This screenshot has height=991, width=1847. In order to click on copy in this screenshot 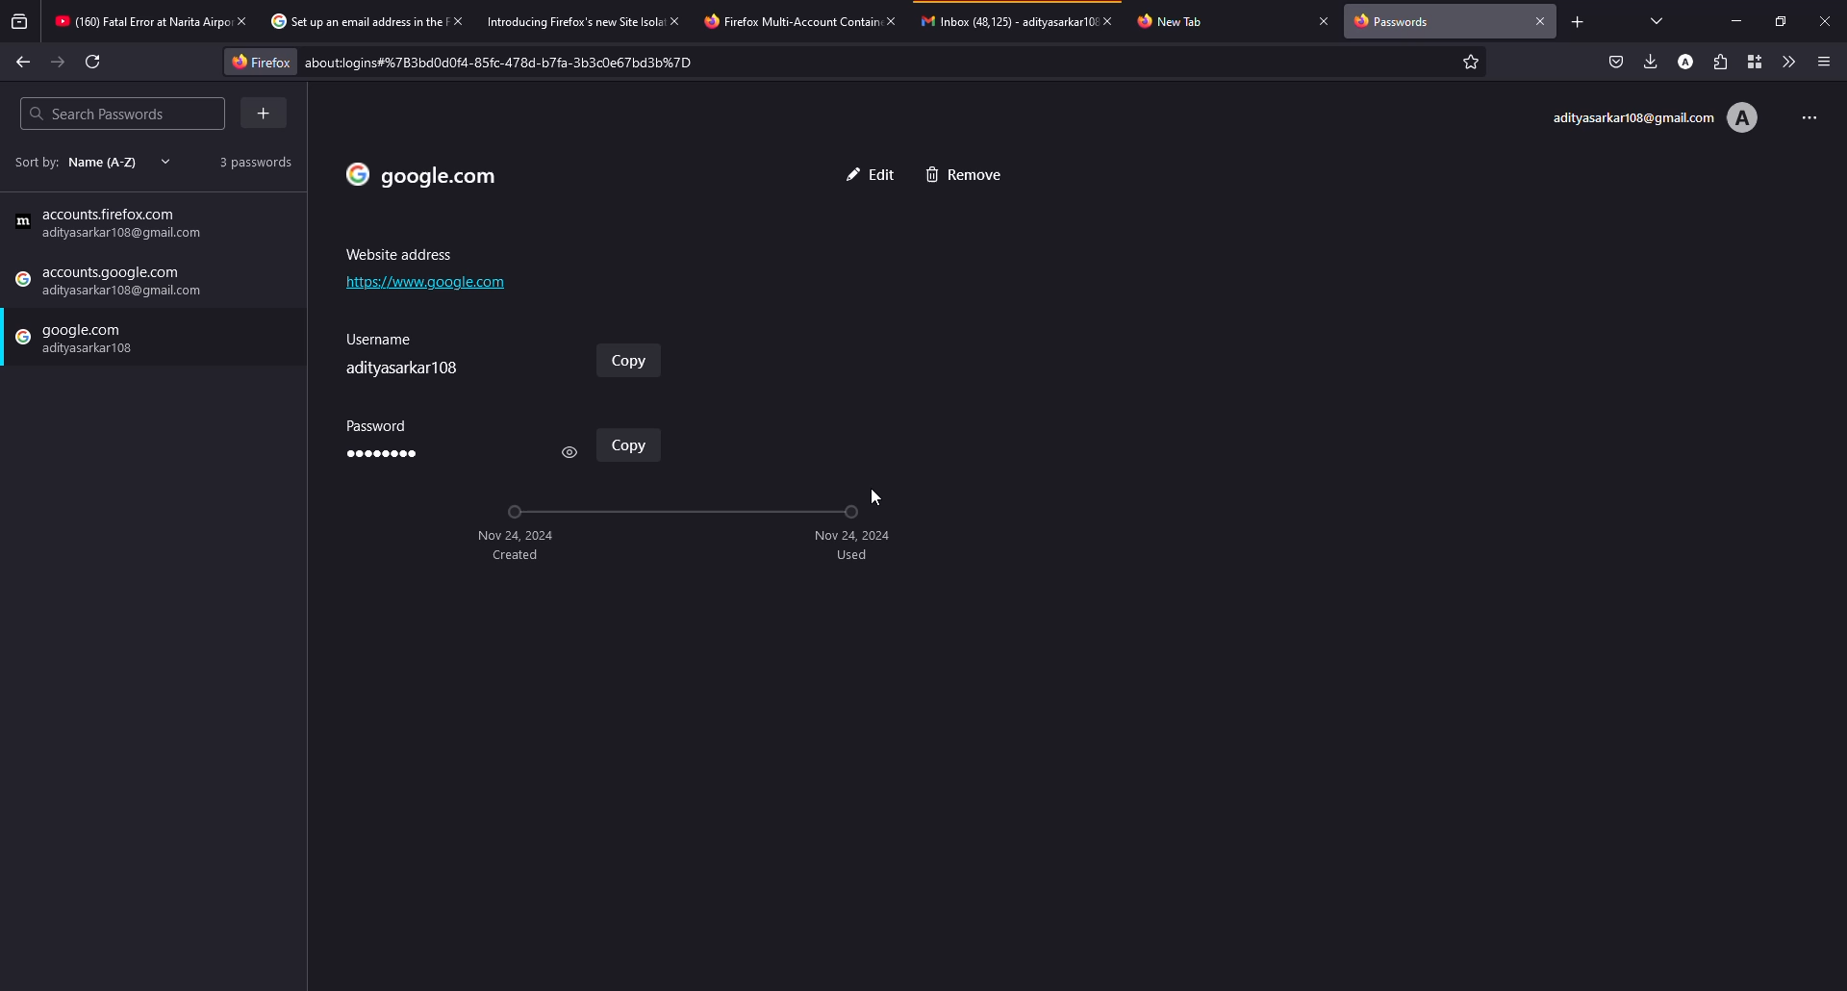, I will do `click(627, 447)`.